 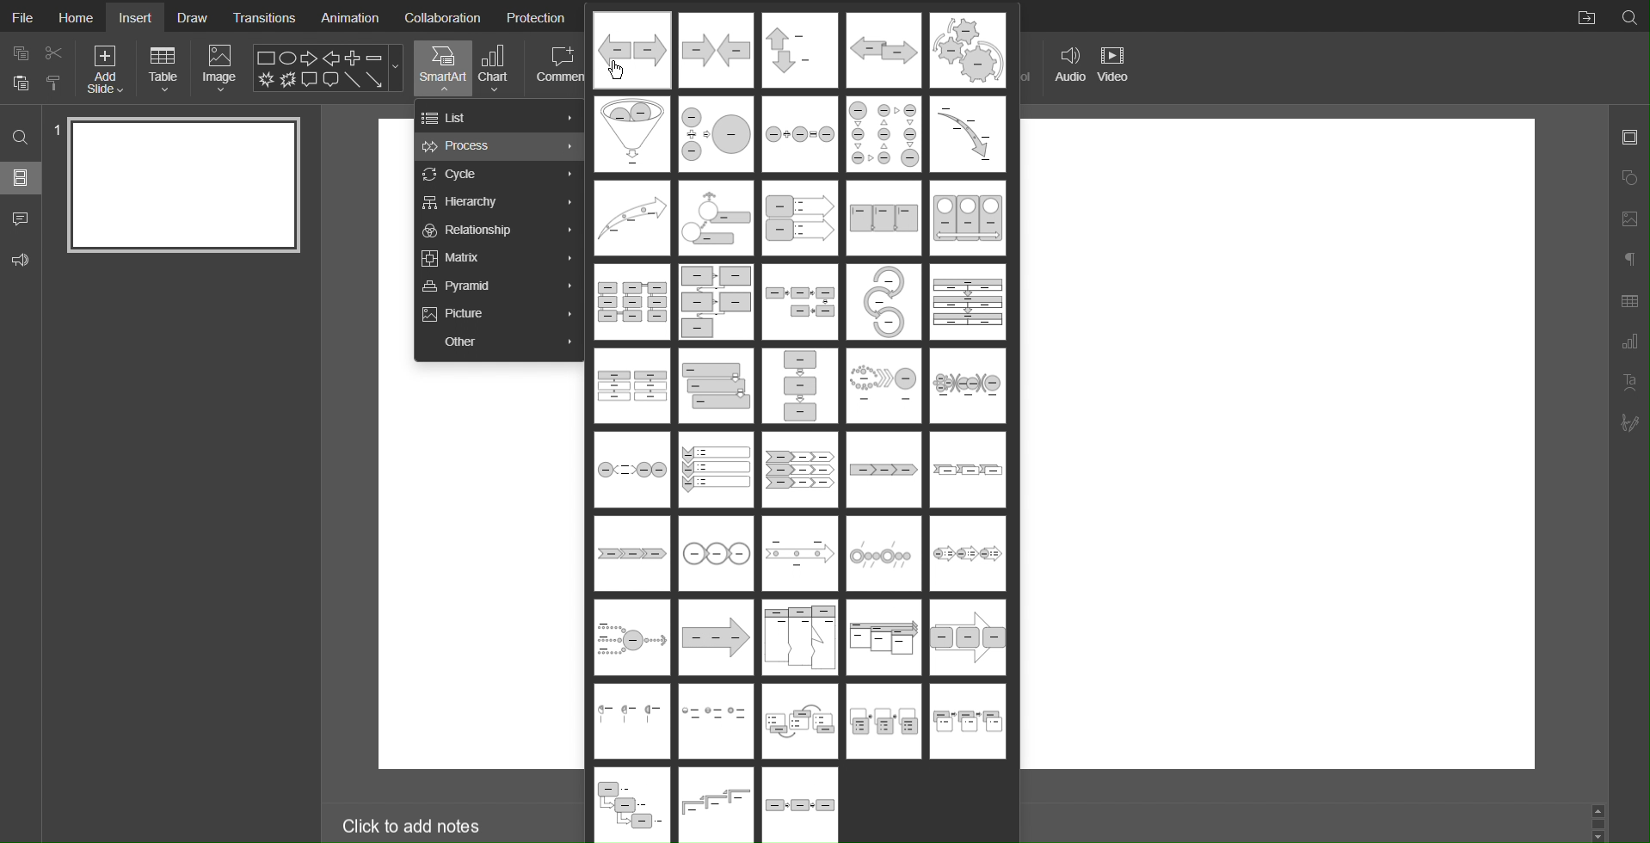 I want to click on up, so click(x=1602, y=812).